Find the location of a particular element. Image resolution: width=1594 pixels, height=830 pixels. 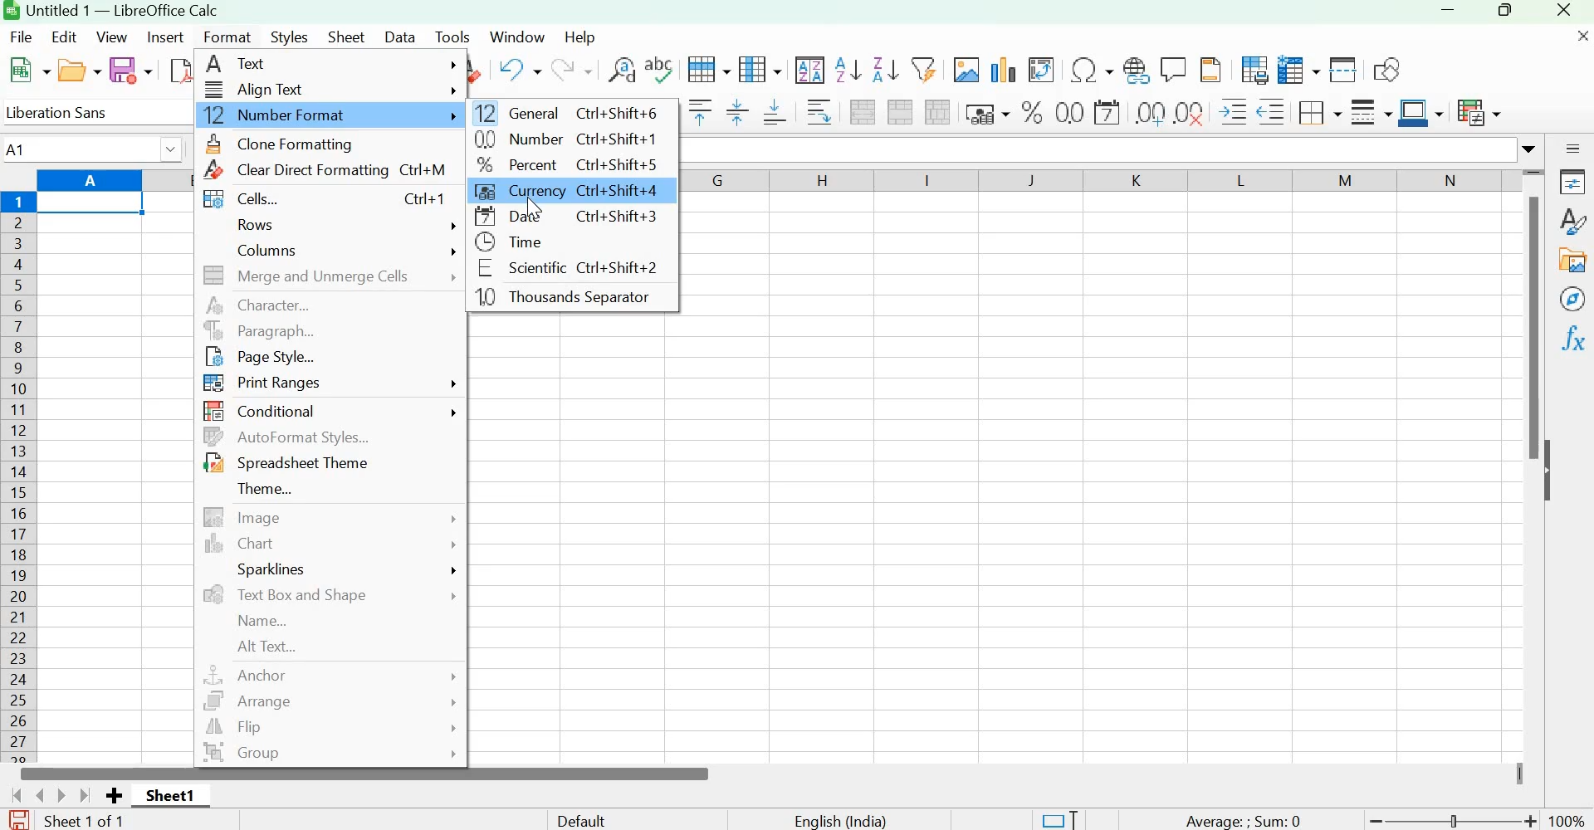

Define print area is located at coordinates (1251, 70).